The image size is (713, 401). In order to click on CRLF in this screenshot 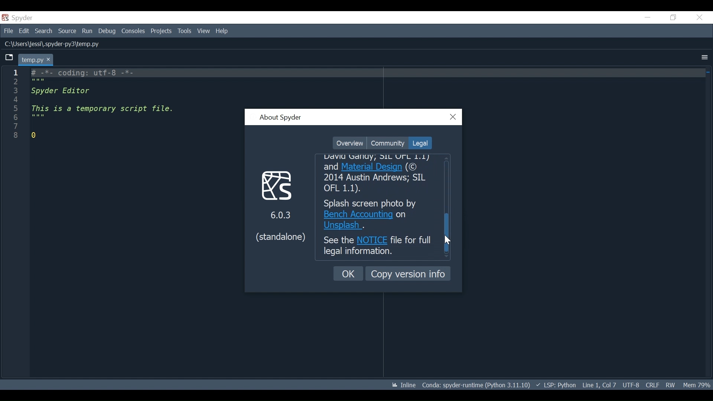, I will do `click(652, 385)`.